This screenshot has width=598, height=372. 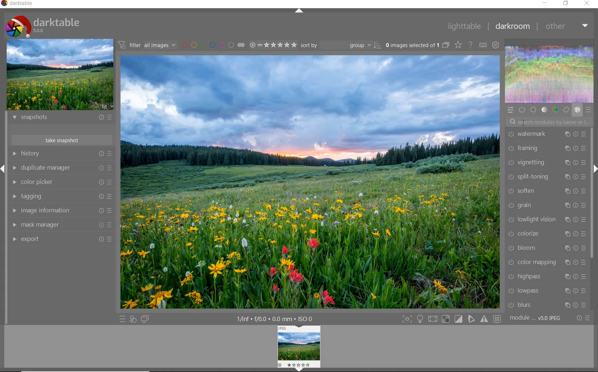 I want to click on reset or presets & preferences, so click(x=582, y=319).